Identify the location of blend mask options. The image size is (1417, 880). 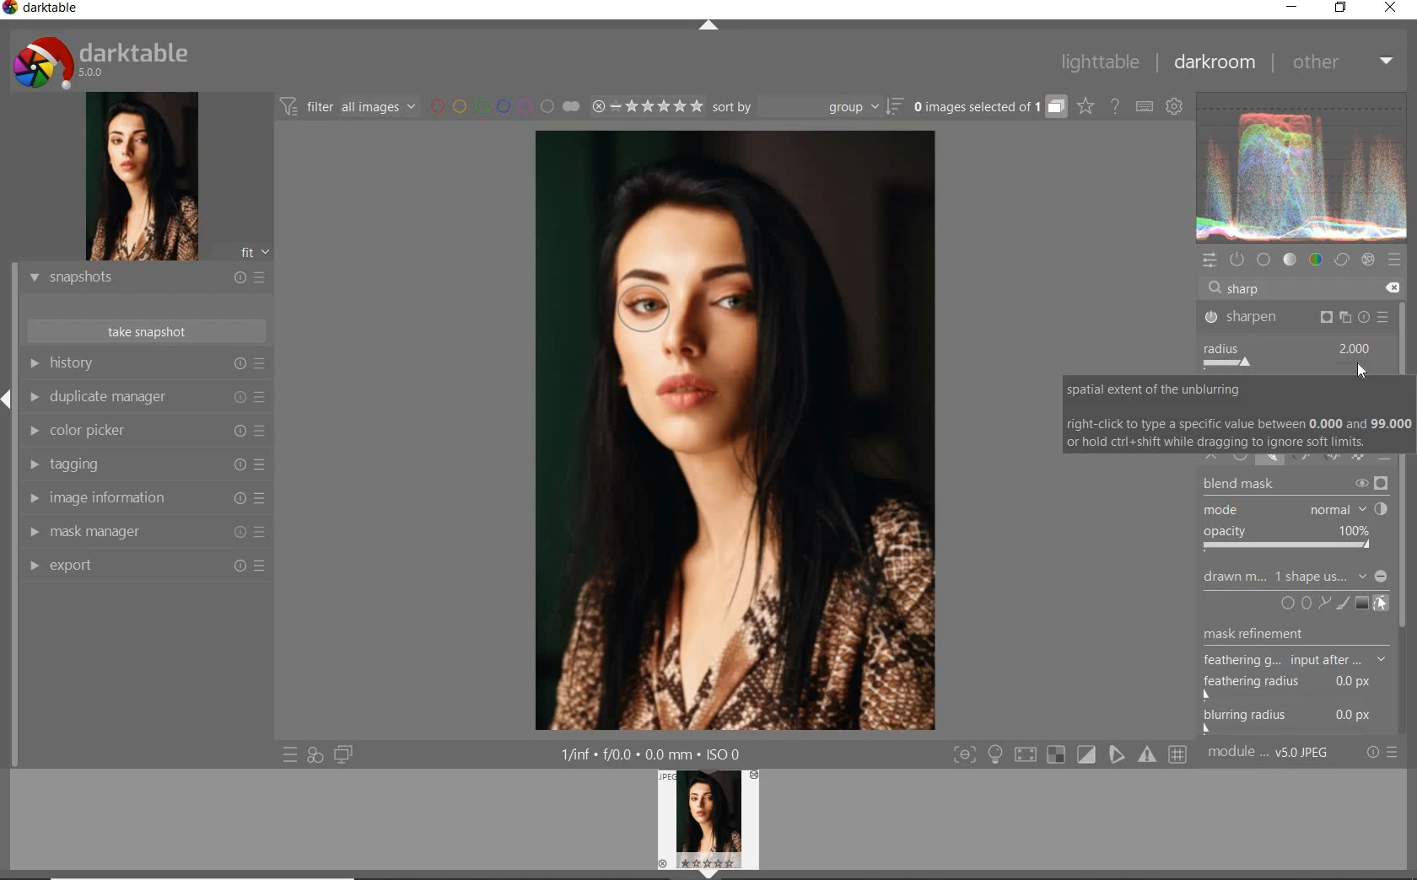
(1295, 516).